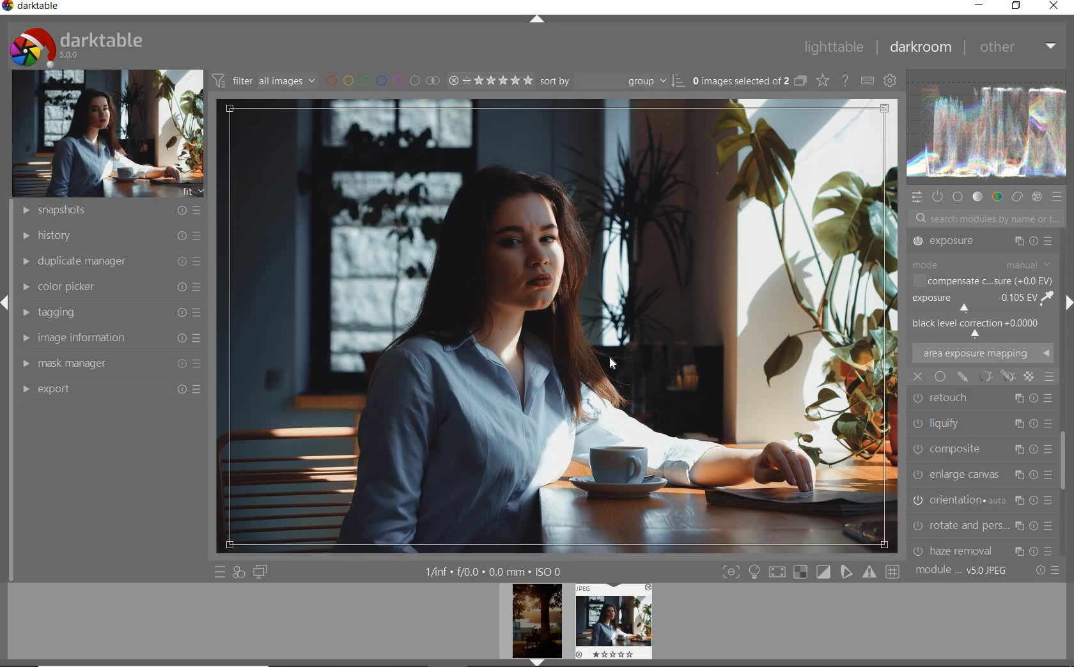 The image size is (1074, 667). I want to click on SYSTEM LOGO & NAME, so click(75, 45).